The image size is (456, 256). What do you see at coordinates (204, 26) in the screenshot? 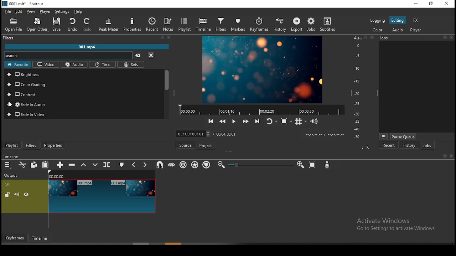
I see `timeline` at bounding box center [204, 26].